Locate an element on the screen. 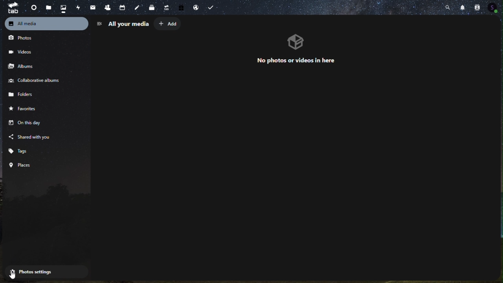 This screenshot has height=283, width=503. Shared with you is located at coordinates (31, 136).